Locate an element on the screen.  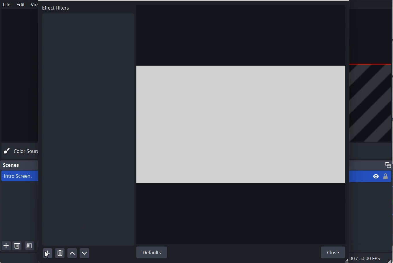
Information Display is located at coordinates (372, 258).